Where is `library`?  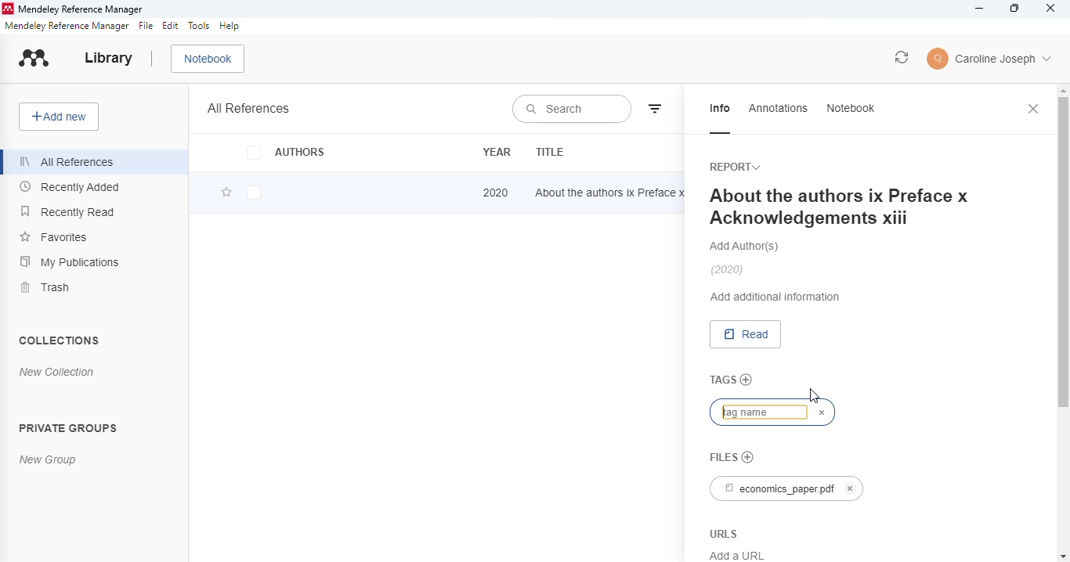
library is located at coordinates (108, 58).